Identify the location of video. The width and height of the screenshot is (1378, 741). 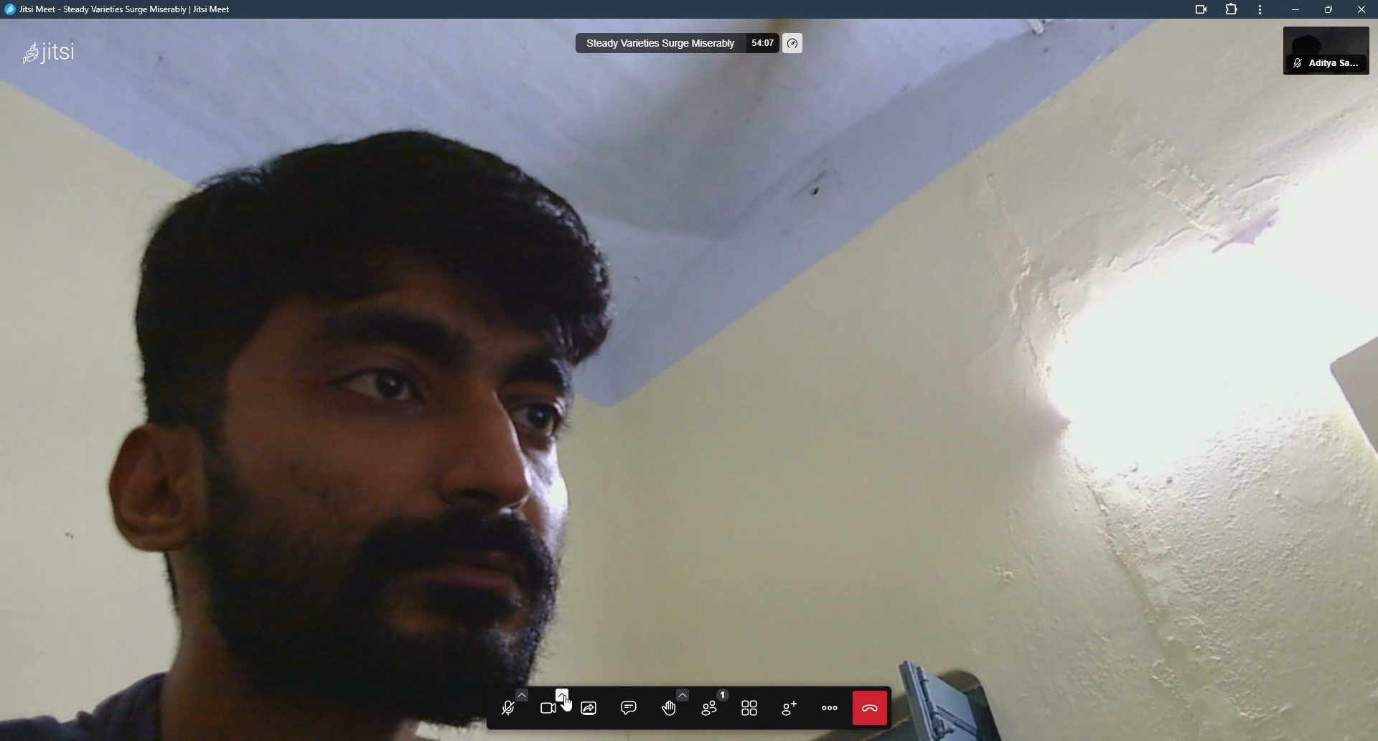
(609, 406).